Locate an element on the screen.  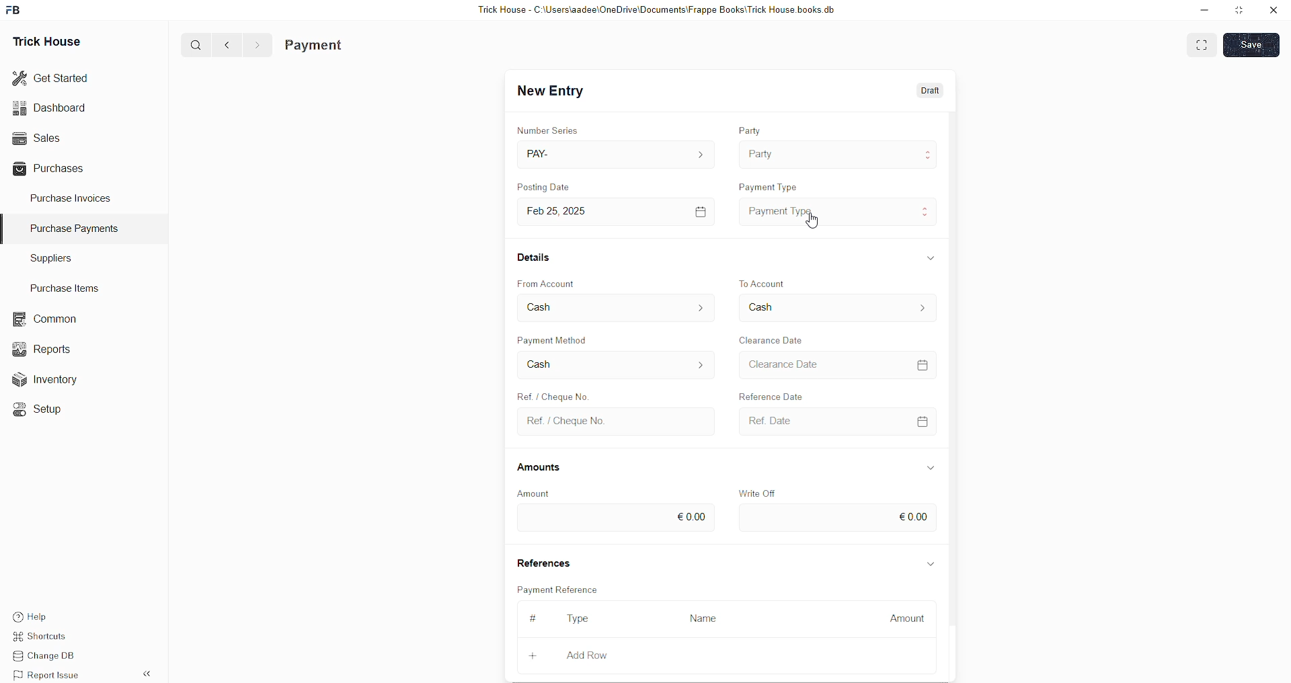
Add Row is located at coordinates (588, 655).